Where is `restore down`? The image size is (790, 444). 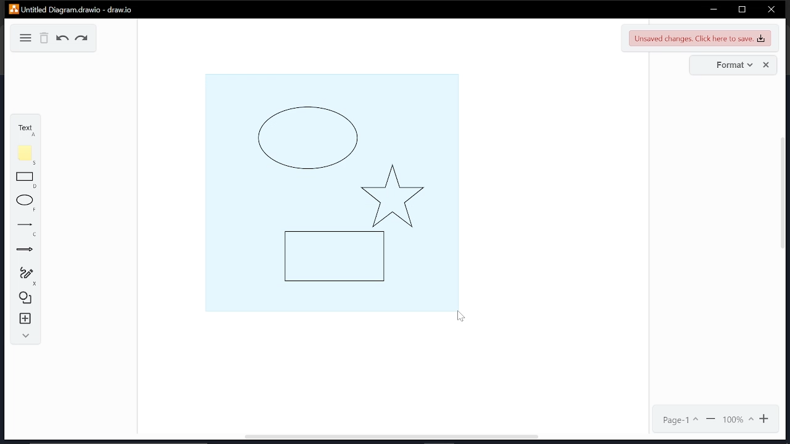
restore down is located at coordinates (742, 9).